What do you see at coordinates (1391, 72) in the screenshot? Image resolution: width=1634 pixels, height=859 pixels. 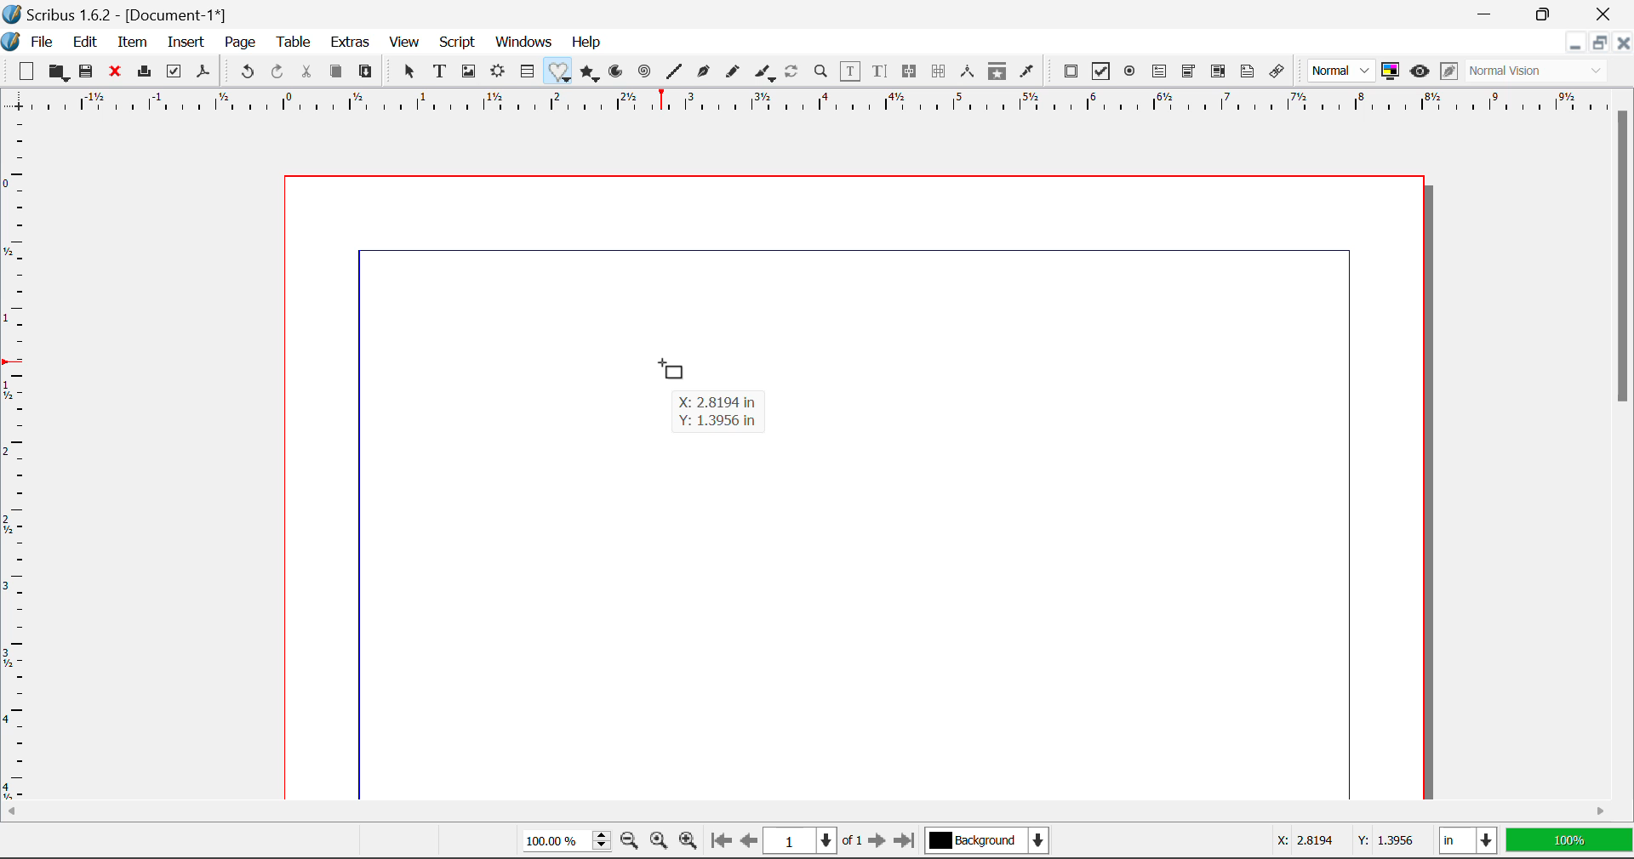 I see `Toggle color management system` at bounding box center [1391, 72].